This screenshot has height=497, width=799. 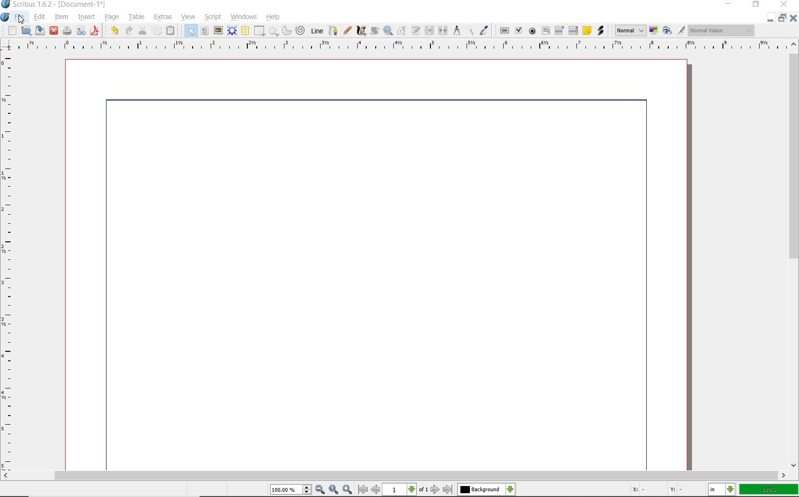 What do you see at coordinates (388, 31) in the screenshot?
I see `zoom in or zoom out` at bounding box center [388, 31].